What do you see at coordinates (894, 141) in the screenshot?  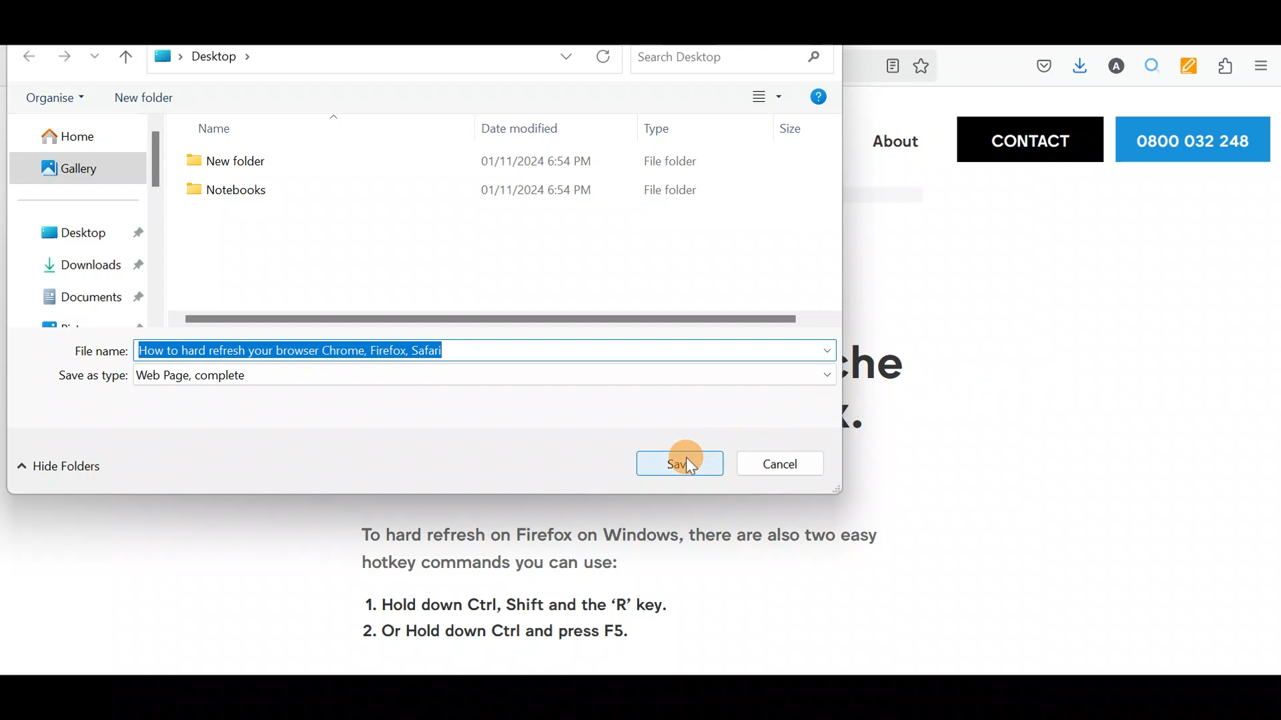 I see `About` at bounding box center [894, 141].